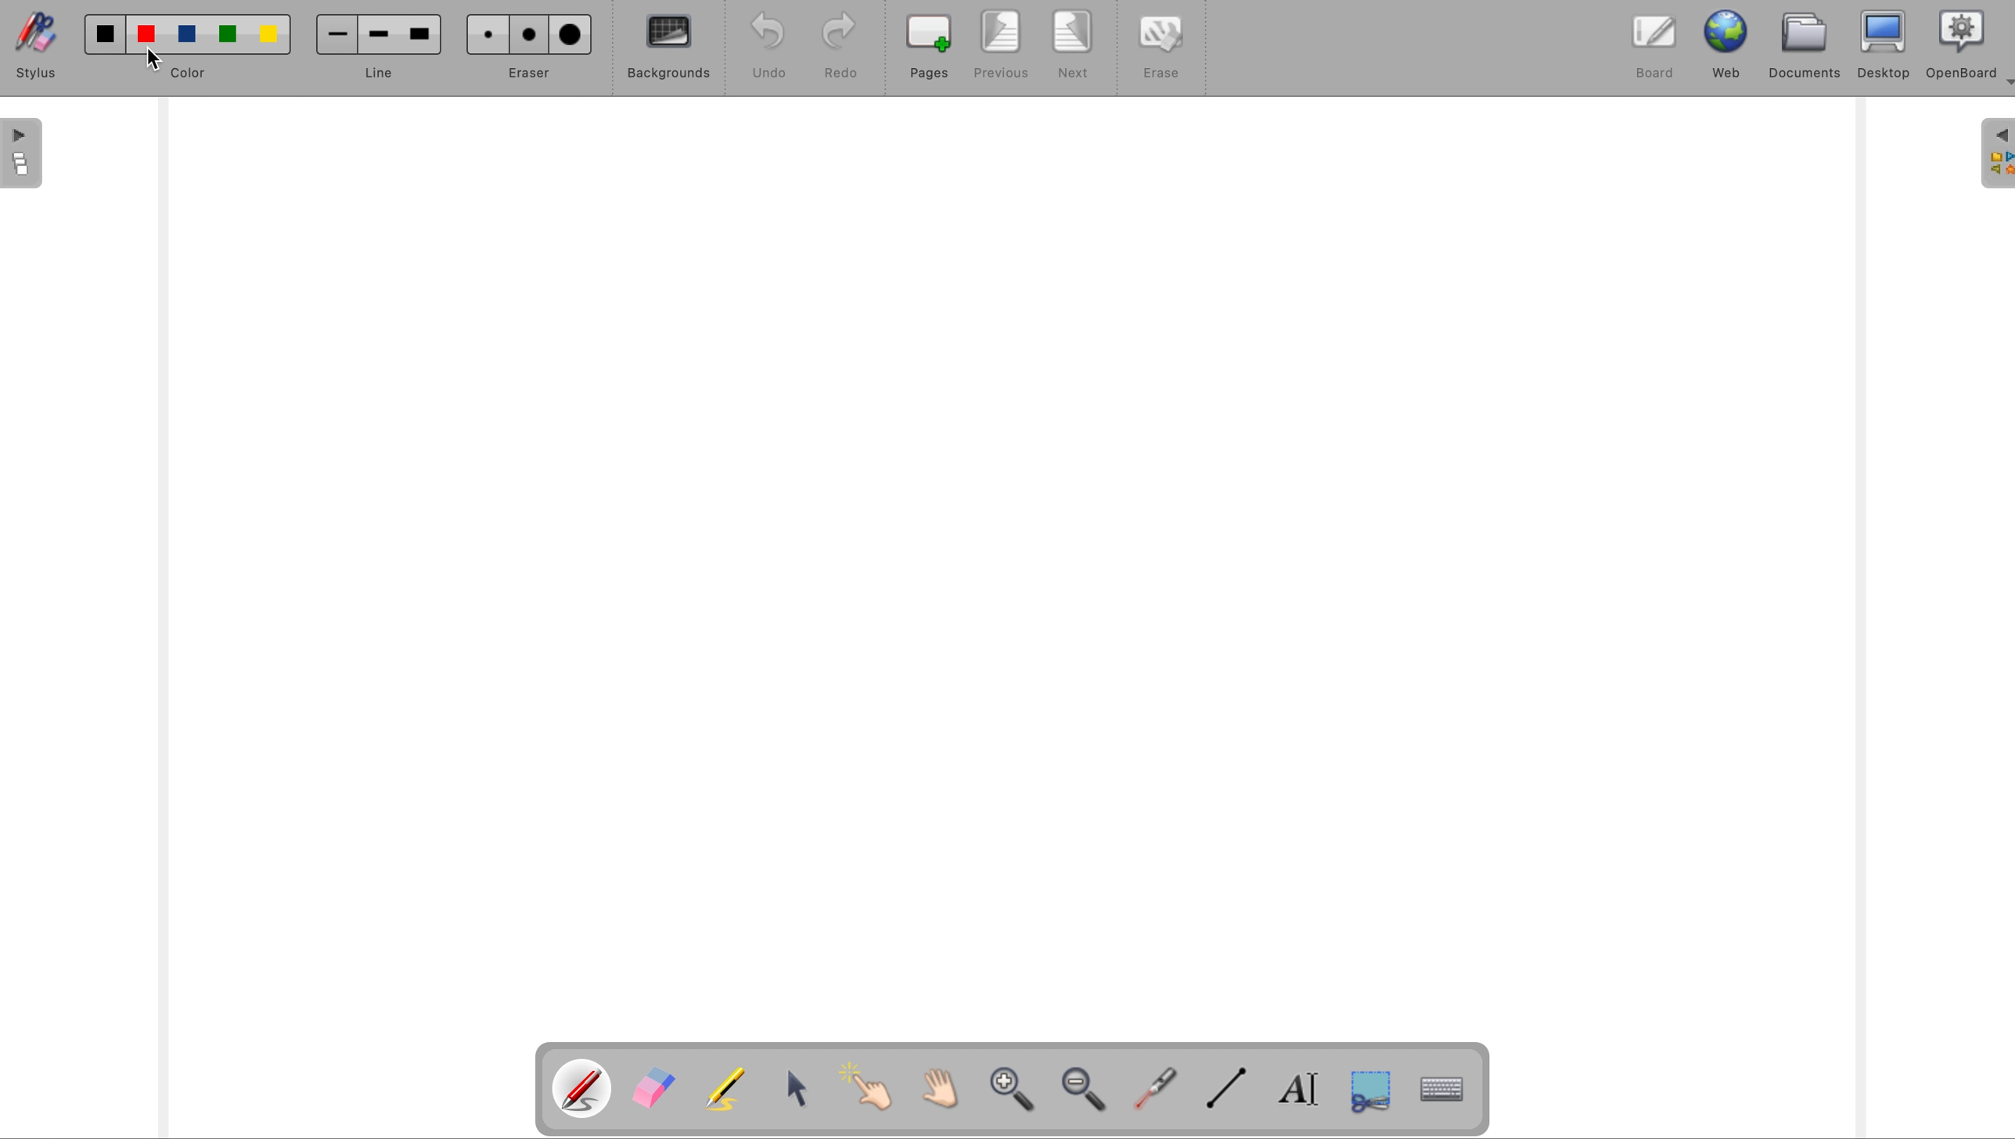 The width and height of the screenshot is (2015, 1139). What do you see at coordinates (654, 1089) in the screenshot?
I see `eraser` at bounding box center [654, 1089].